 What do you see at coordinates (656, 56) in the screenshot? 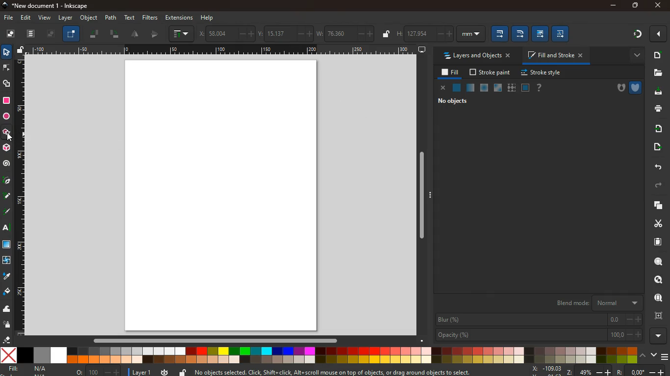
I see `new` at bounding box center [656, 56].